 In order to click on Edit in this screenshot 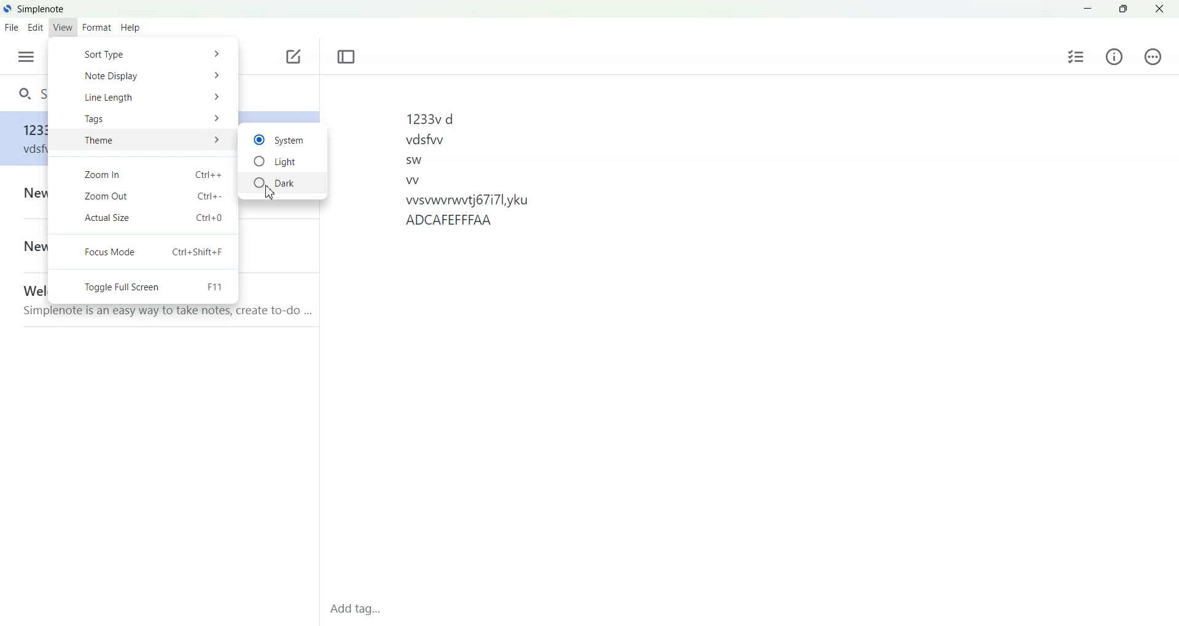, I will do `click(35, 27)`.